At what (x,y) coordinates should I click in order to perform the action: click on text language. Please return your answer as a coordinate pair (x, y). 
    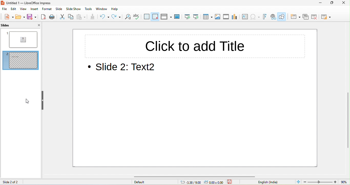
    Looking at the image, I should click on (265, 182).